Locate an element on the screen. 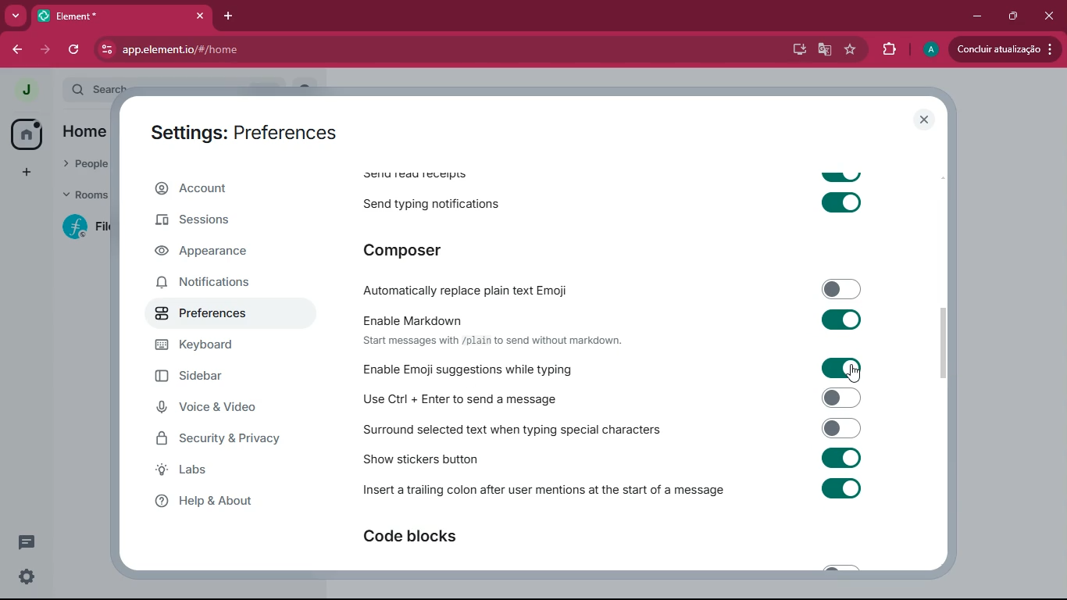 The width and height of the screenshot is (1067, 600). sessions is located at coordinates (209, 223).